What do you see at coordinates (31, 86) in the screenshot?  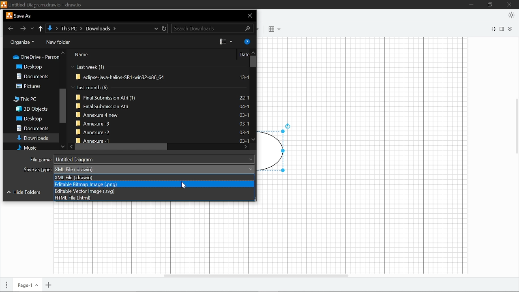 I see `Pictures` at bounding box center [31, 86].